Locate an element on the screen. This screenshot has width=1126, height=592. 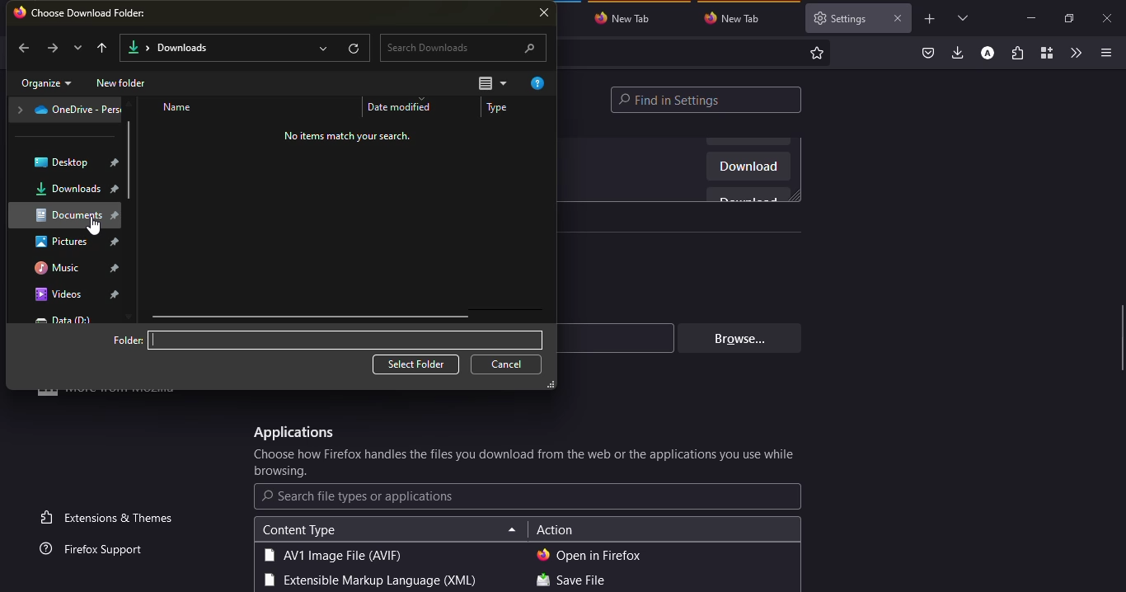
choose is located at coordinates (91, 12).